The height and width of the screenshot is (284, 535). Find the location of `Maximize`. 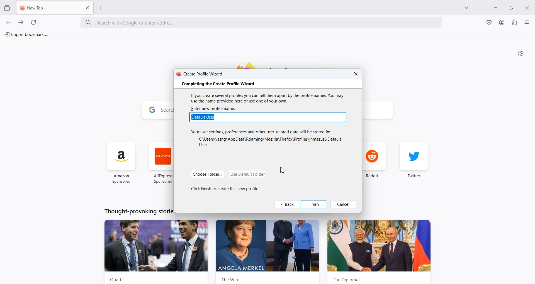

Maximize is located at coordinates (512, 8).